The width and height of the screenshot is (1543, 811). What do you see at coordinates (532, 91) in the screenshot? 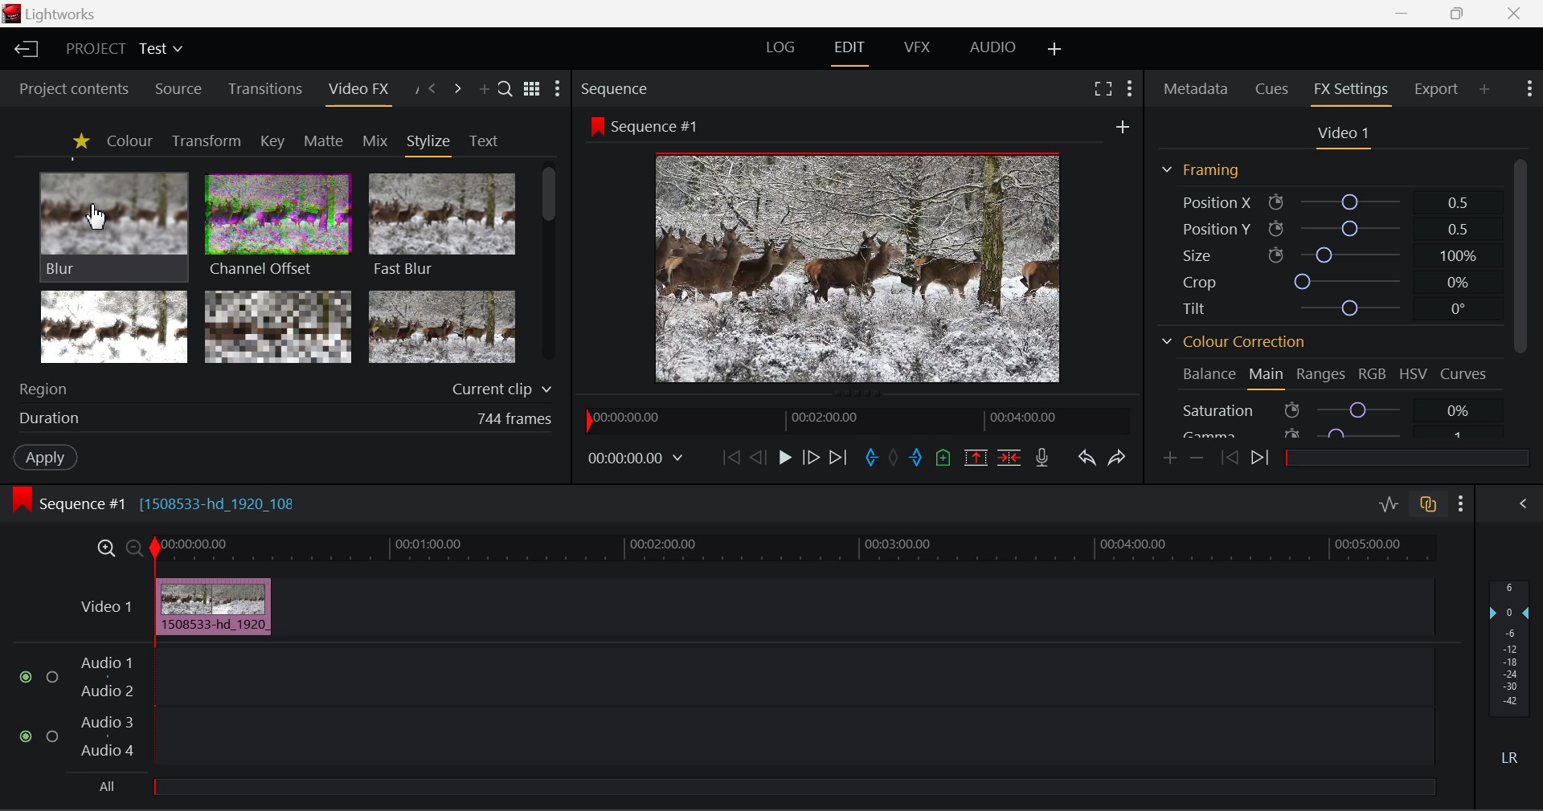
I see `Toggle list & title view` at bounding box center [532, 91].